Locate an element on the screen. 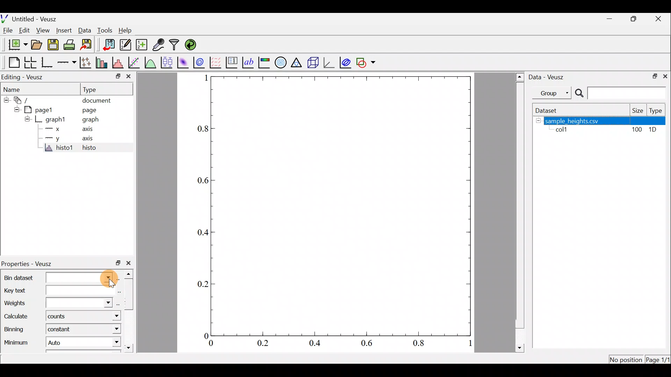  0.4 is located at coordinates (202, 232).